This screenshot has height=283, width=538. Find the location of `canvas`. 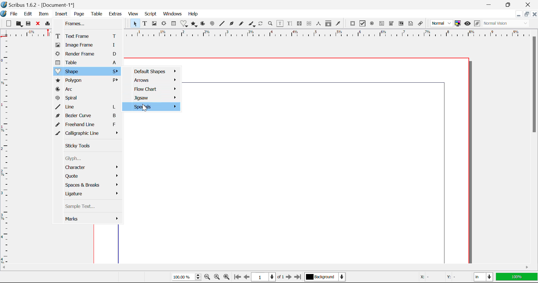

canvas is located at coordinates (327, 160).